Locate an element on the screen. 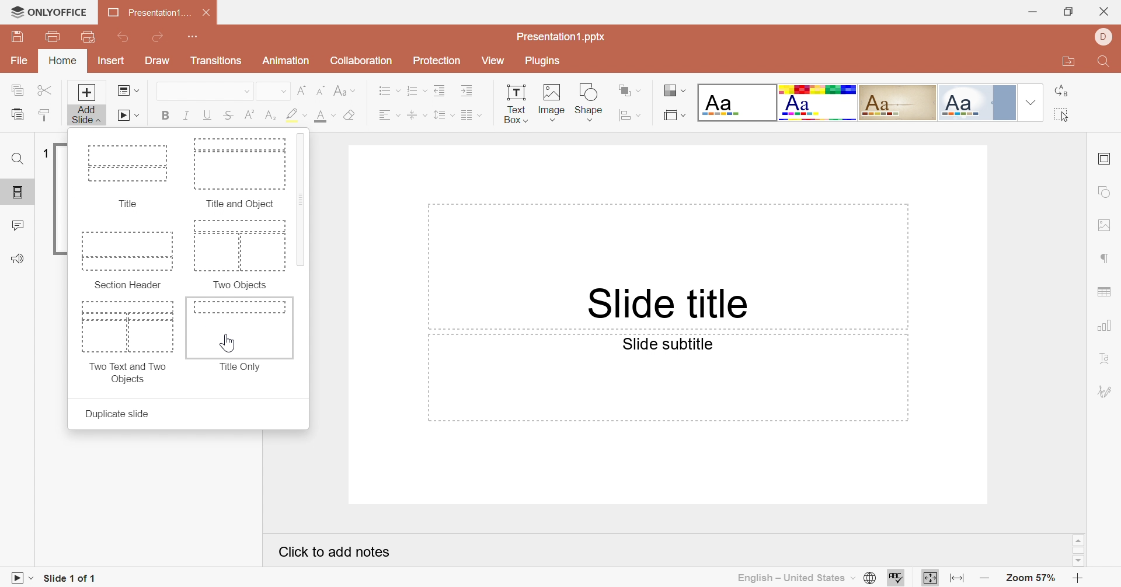 The image size is (1121, 587). Drop Down is located at coordinates (283, 92).